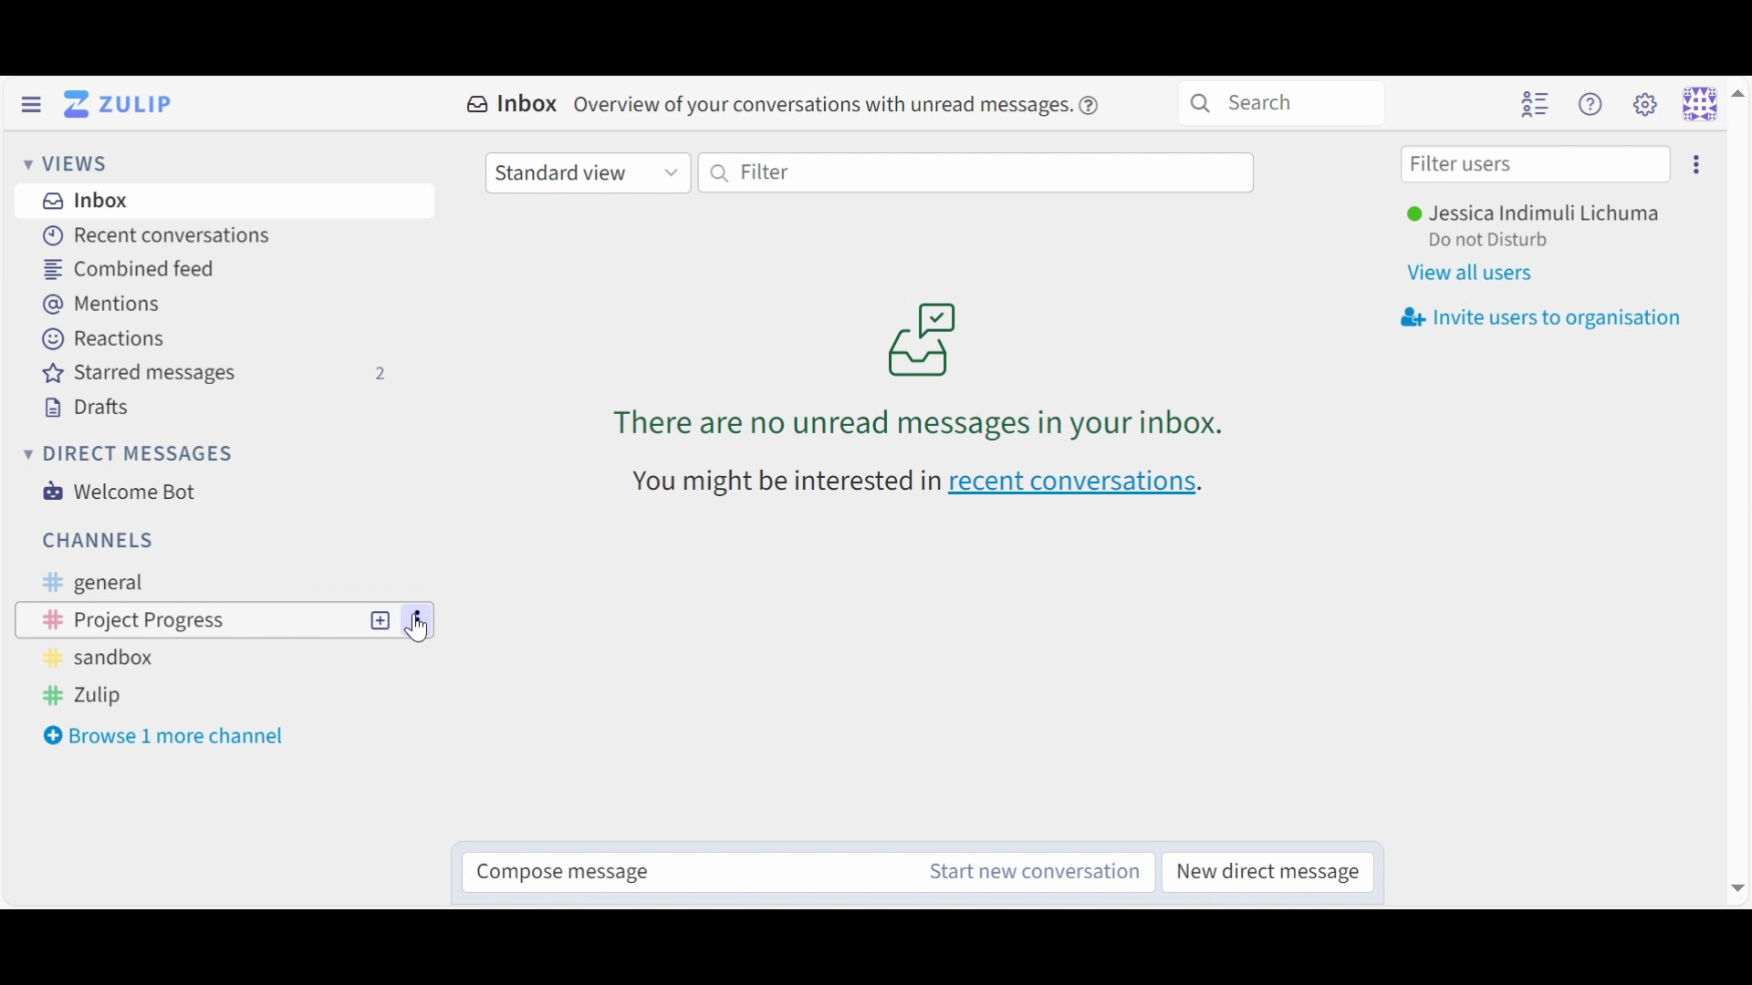  Describe the element at coordinates (107, 543) in the screenshot. I see `Channels` at that location.